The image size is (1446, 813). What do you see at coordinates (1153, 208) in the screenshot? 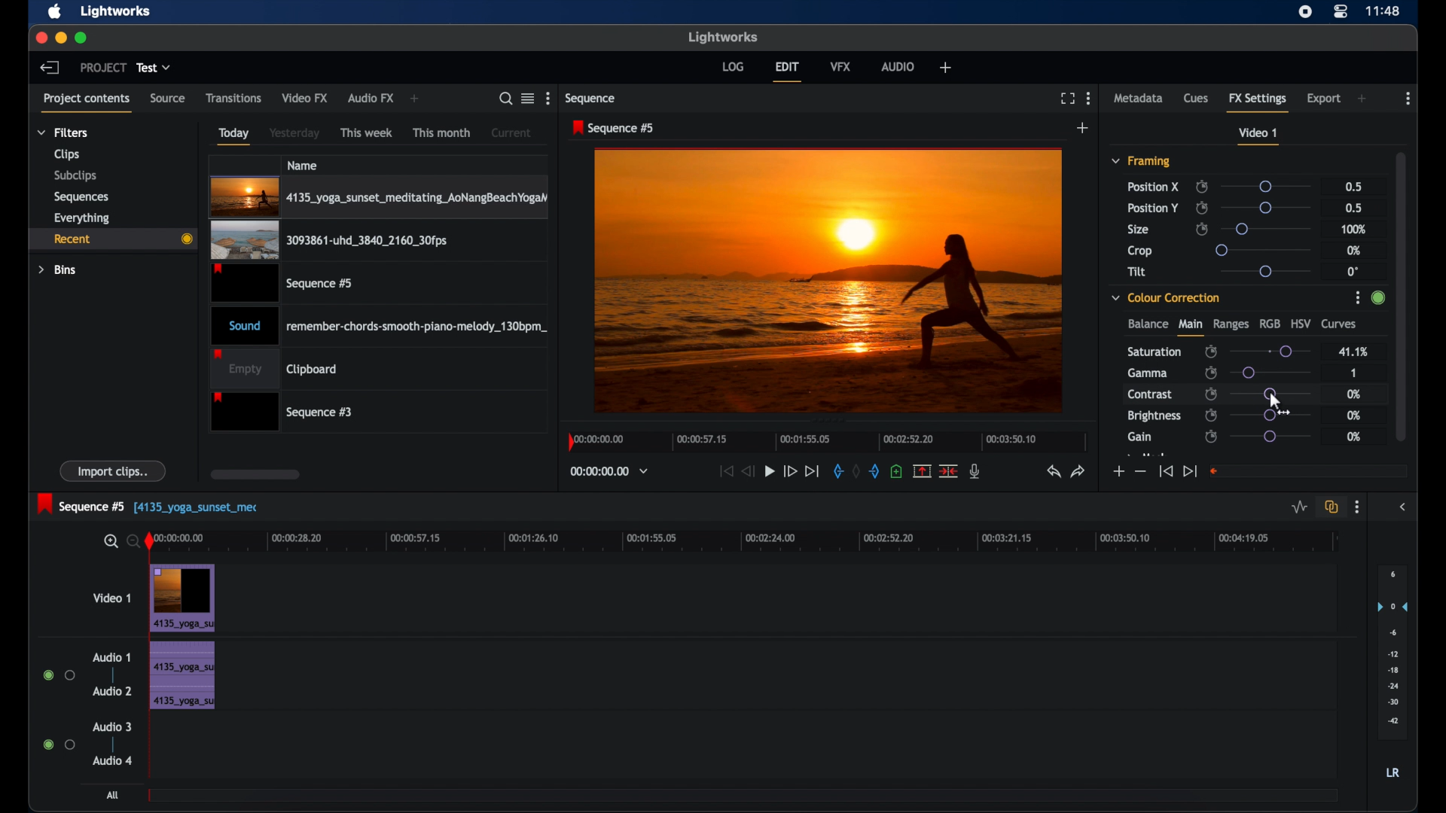
I see `position` at bounding box center [1153, 208].